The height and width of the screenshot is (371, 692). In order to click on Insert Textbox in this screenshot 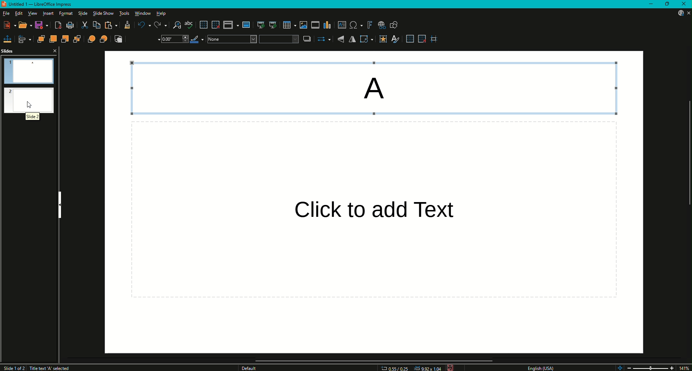, I will do `click(341, 25)`.